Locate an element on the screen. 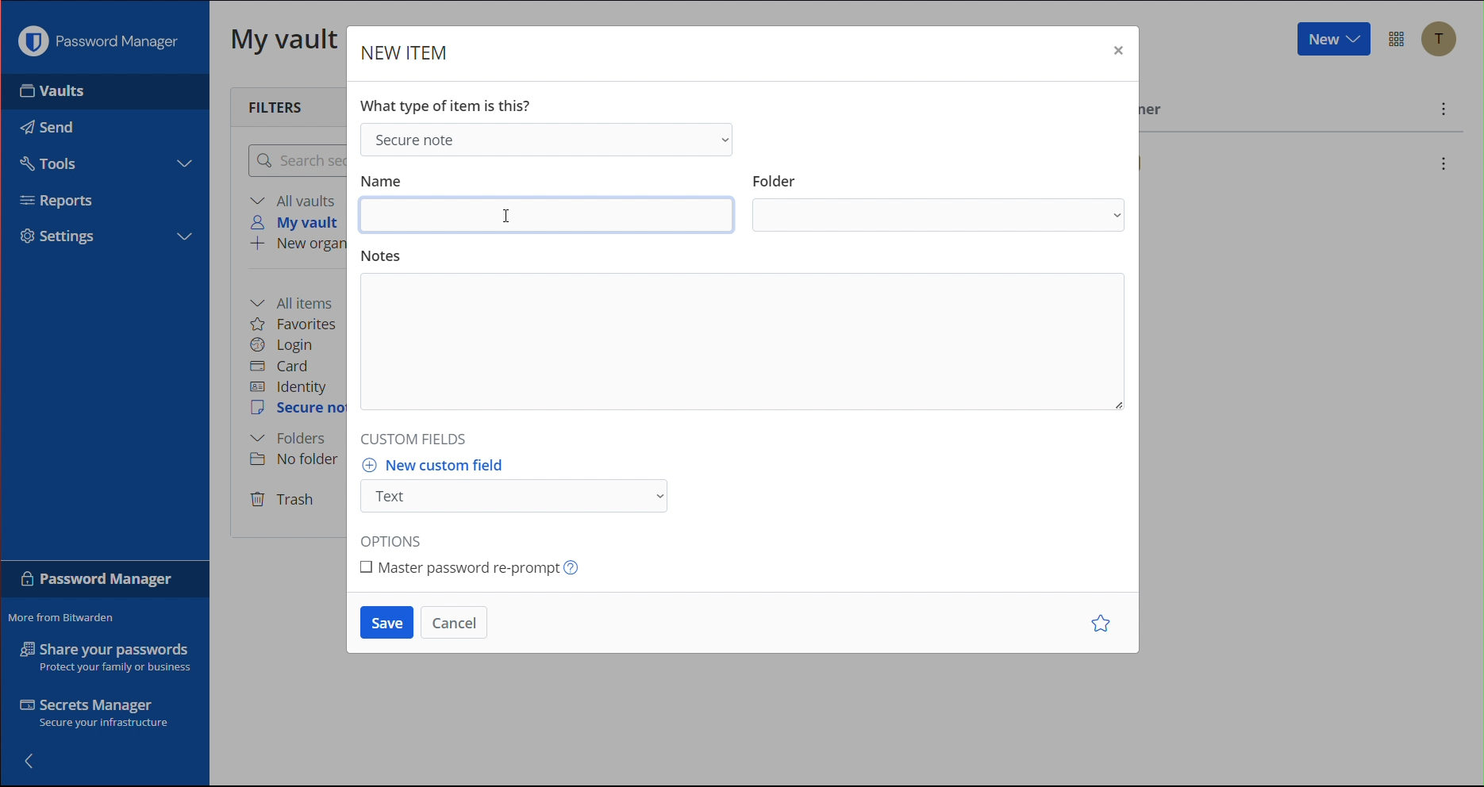  Search secure notes is located at coordinates (294, 160).